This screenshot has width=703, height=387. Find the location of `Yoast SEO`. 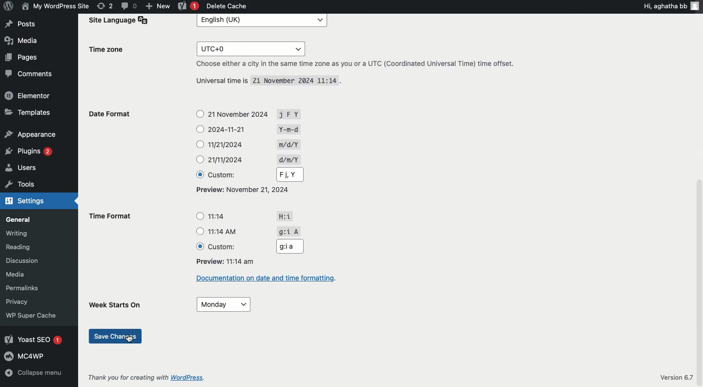

Yoast SEO is located at coordinates (32, 340).